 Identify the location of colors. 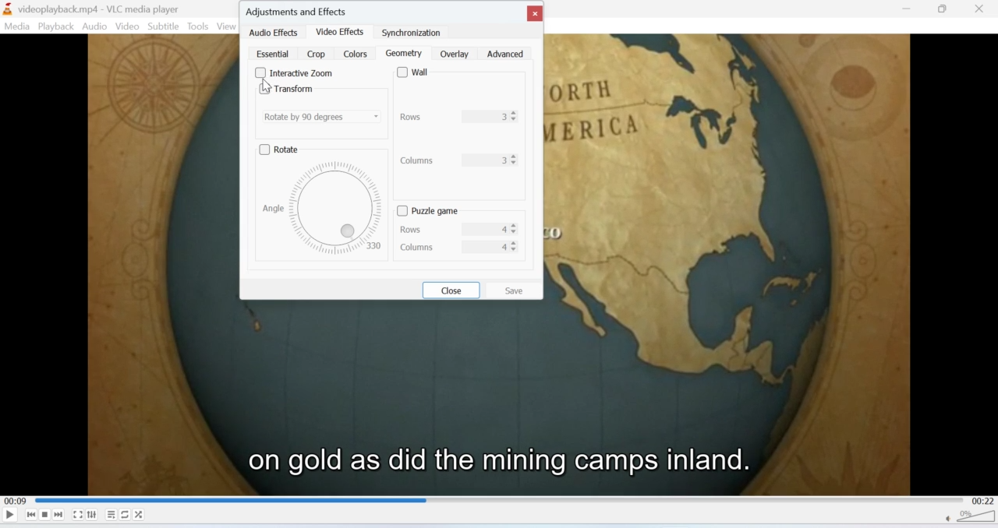
(355, 54).